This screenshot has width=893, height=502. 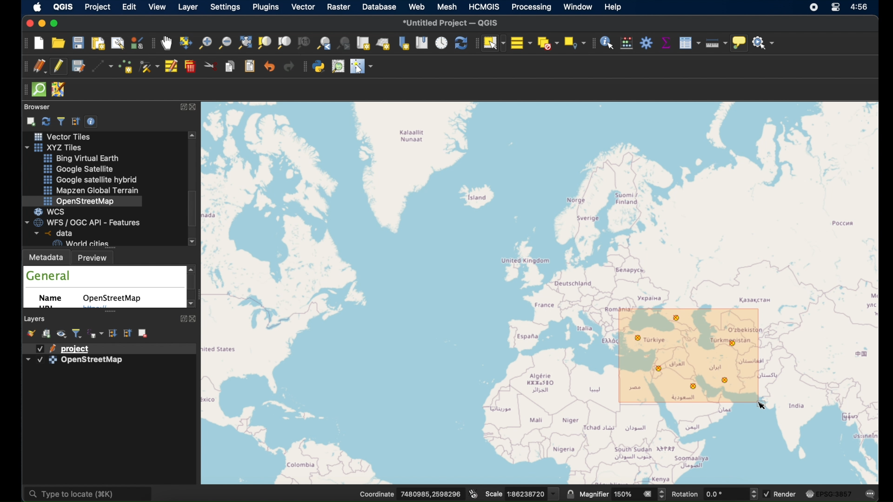 I want to click on style manager, so click(x=137, y=42).